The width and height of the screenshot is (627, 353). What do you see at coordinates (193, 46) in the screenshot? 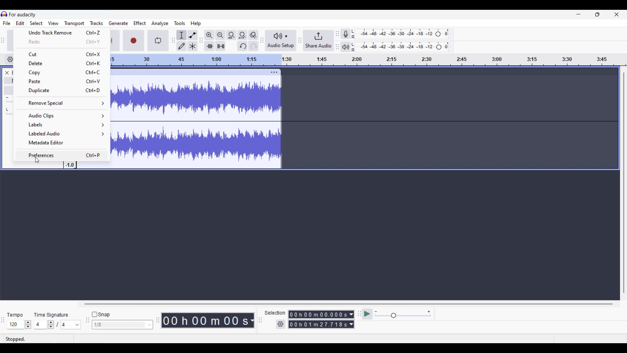
I see `Multi tool` at bounding box center [193, 46].